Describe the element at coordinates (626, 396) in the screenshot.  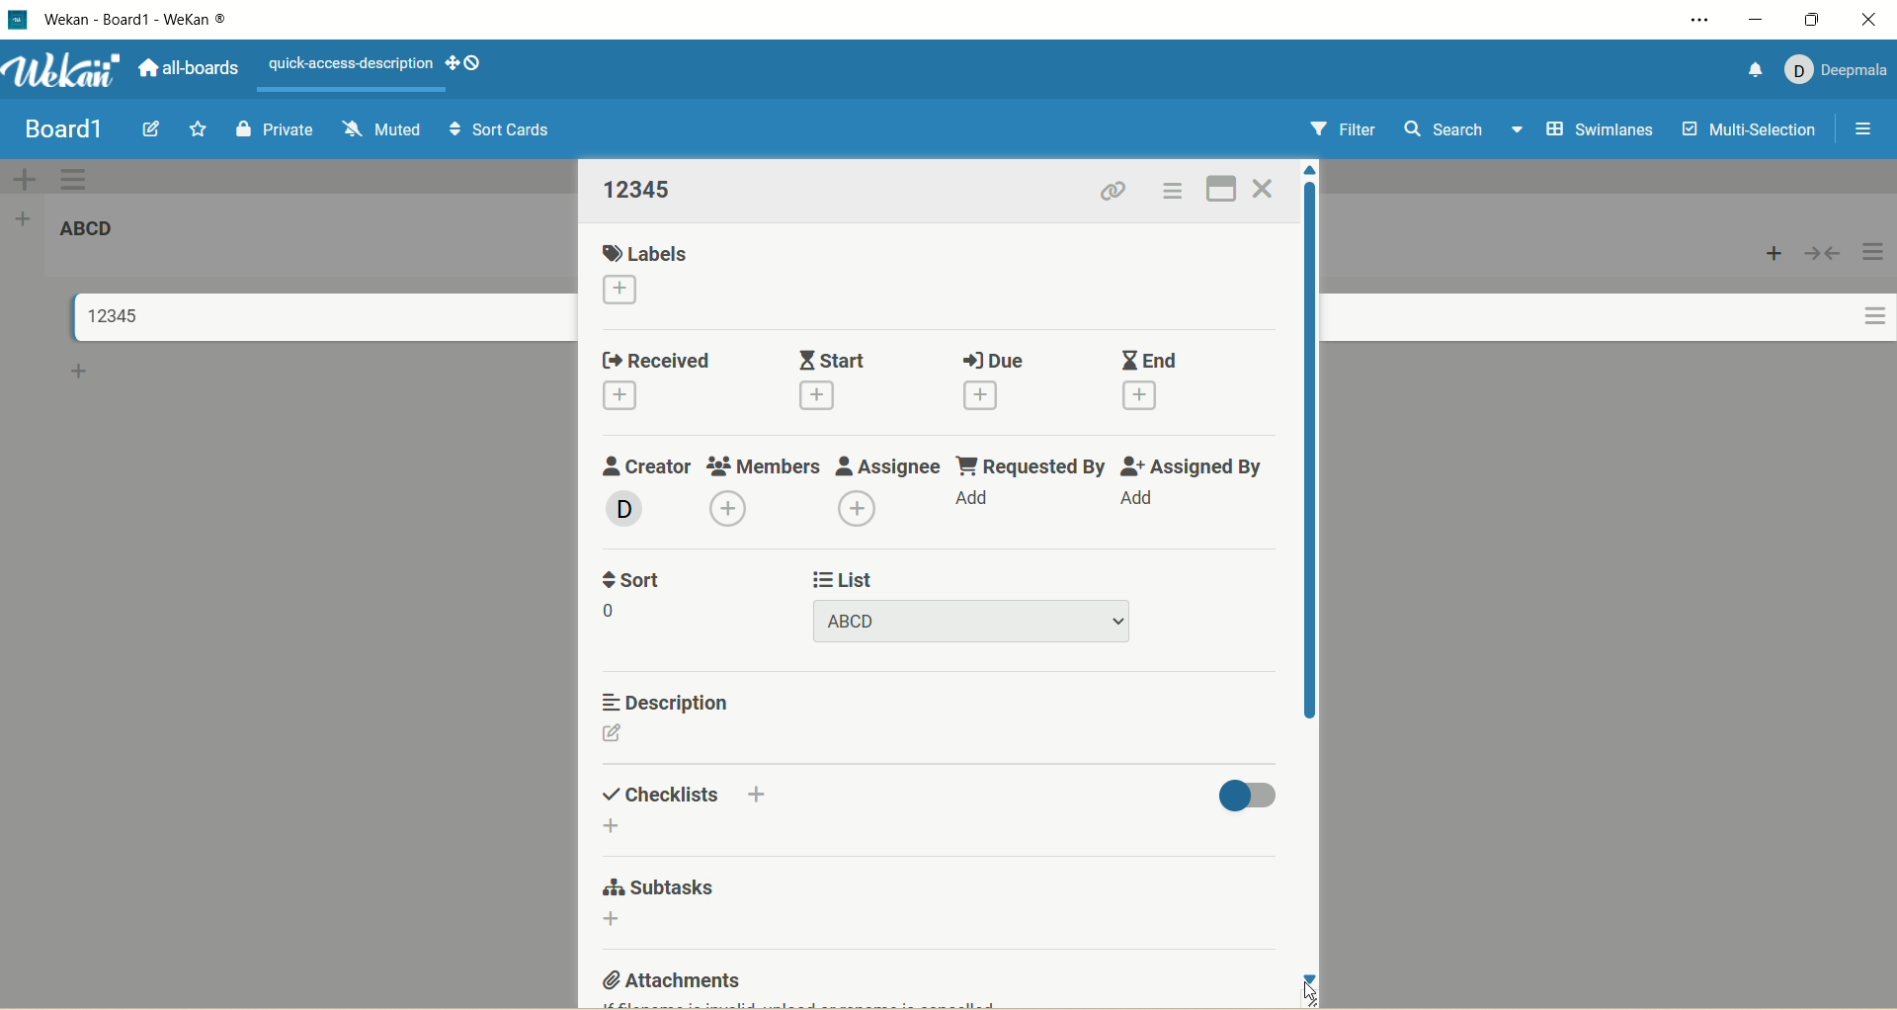
I see `add` at that location.